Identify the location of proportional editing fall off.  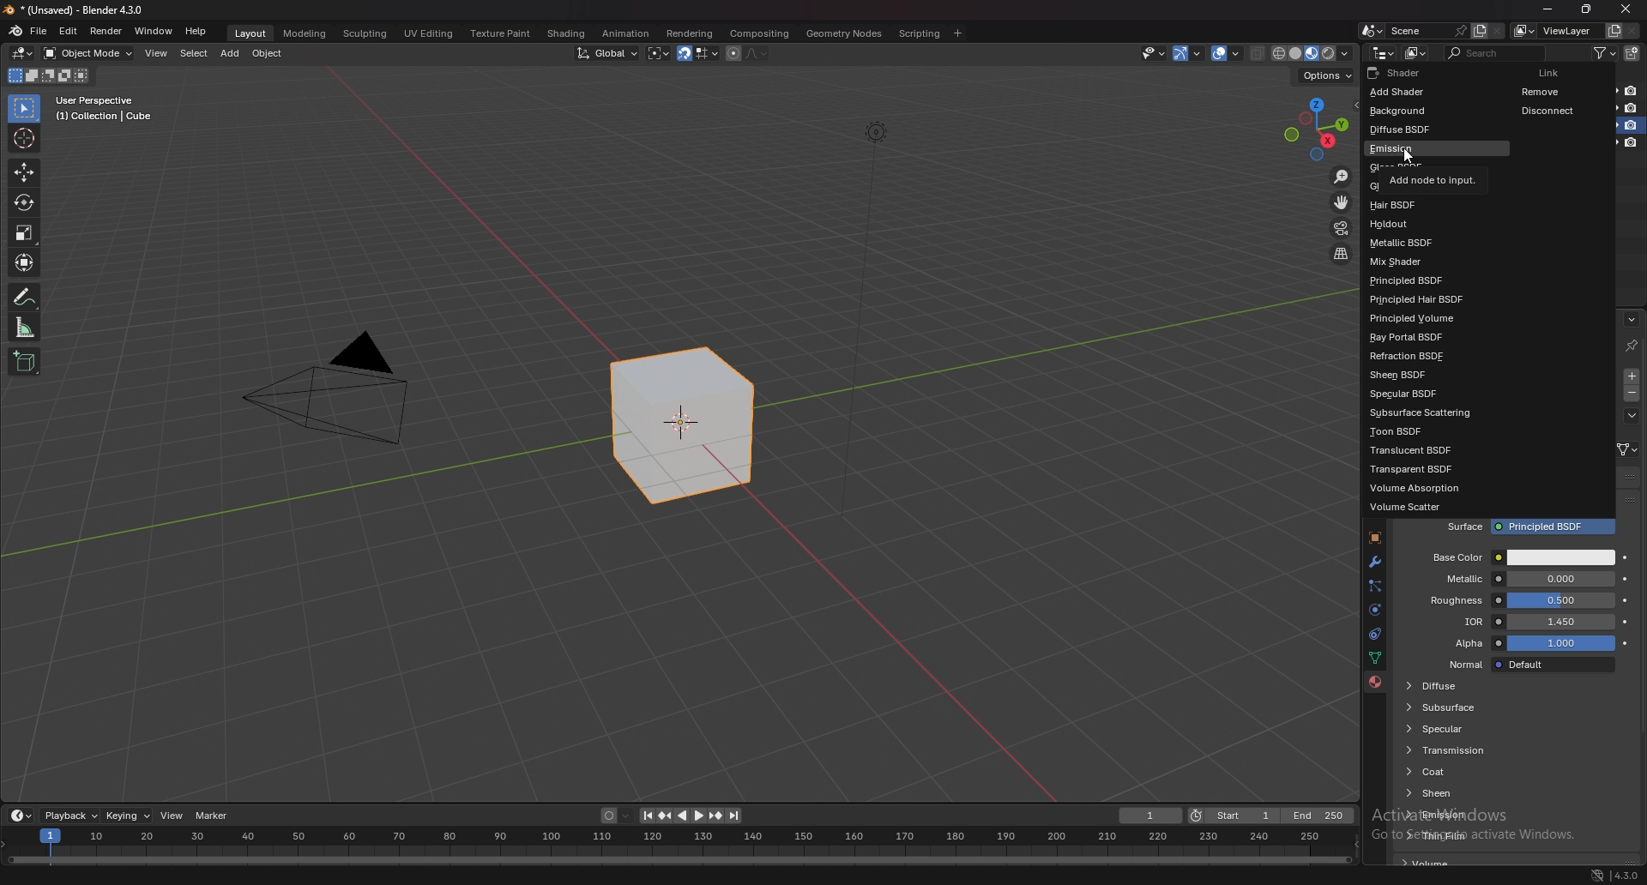
(753, 52).